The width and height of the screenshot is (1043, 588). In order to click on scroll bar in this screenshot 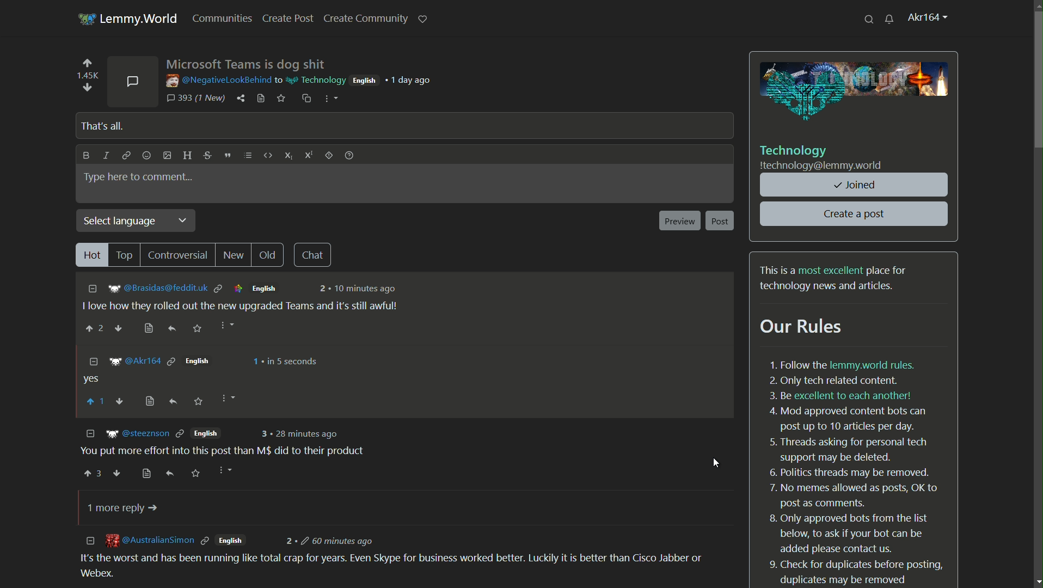, I will do `click(1038, 89)`.